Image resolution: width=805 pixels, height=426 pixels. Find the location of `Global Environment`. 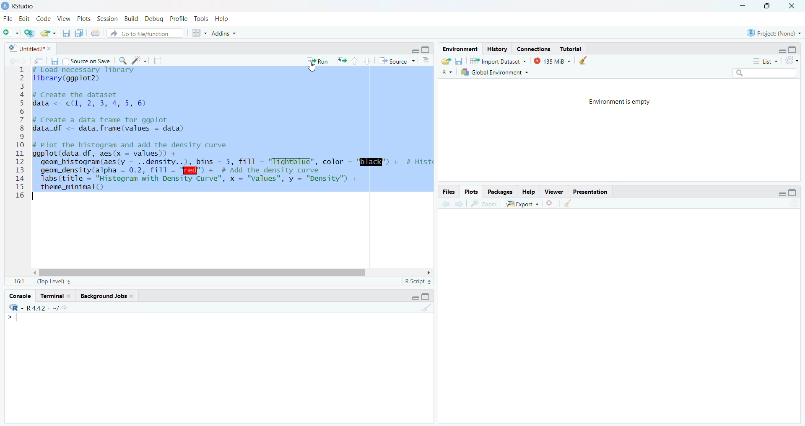

Global Environment is located at coordinates (495, 72).